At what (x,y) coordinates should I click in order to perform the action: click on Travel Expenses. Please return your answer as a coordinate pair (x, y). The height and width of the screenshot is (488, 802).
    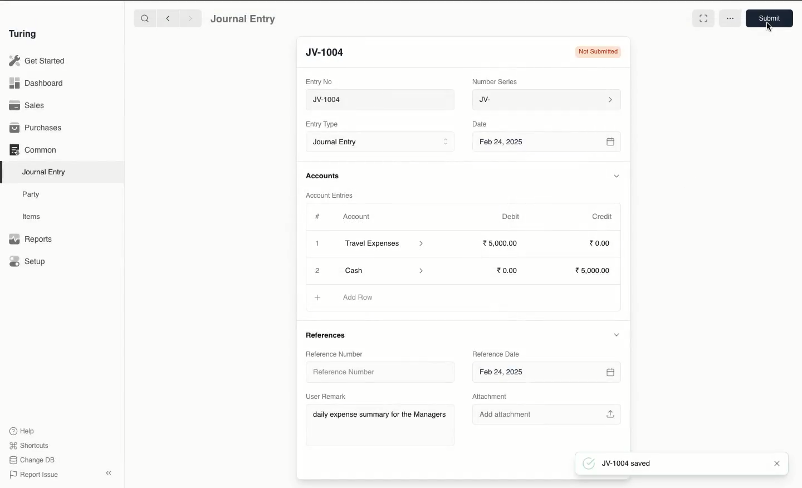
    Looking at the image, I should click on (385, 245).